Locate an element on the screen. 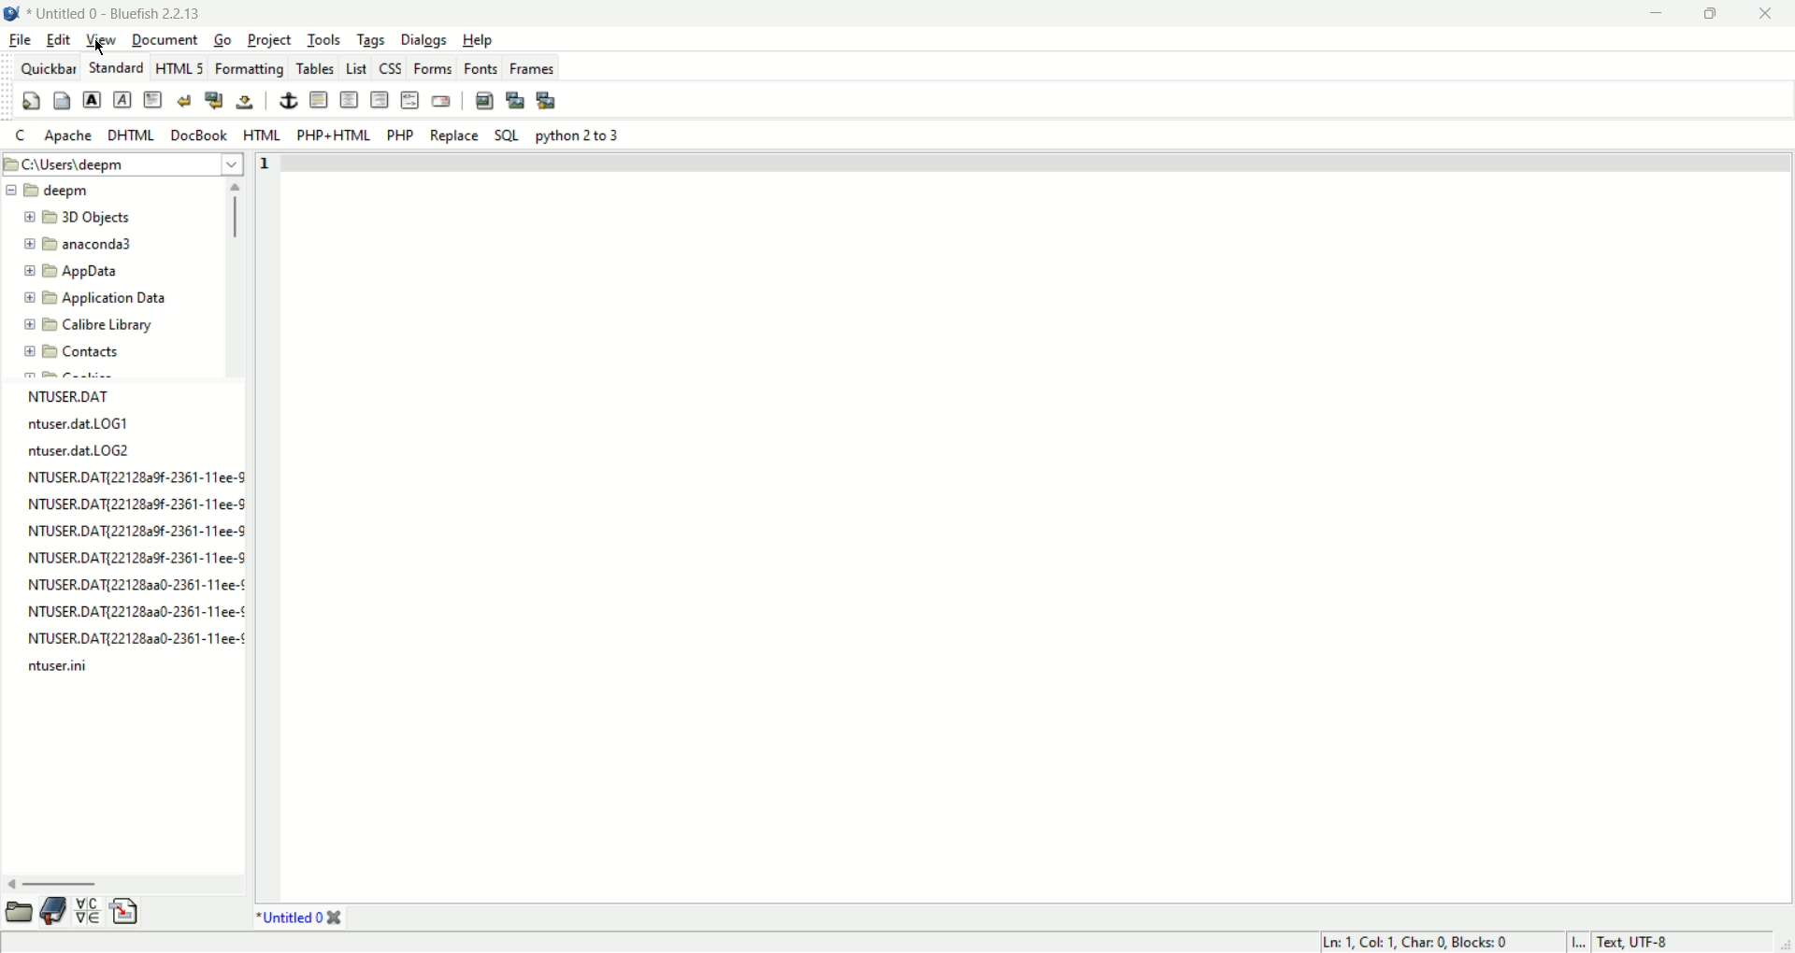 The width and height of the screenshot is (1795, 953). line number is located at coordinates (267, 164).